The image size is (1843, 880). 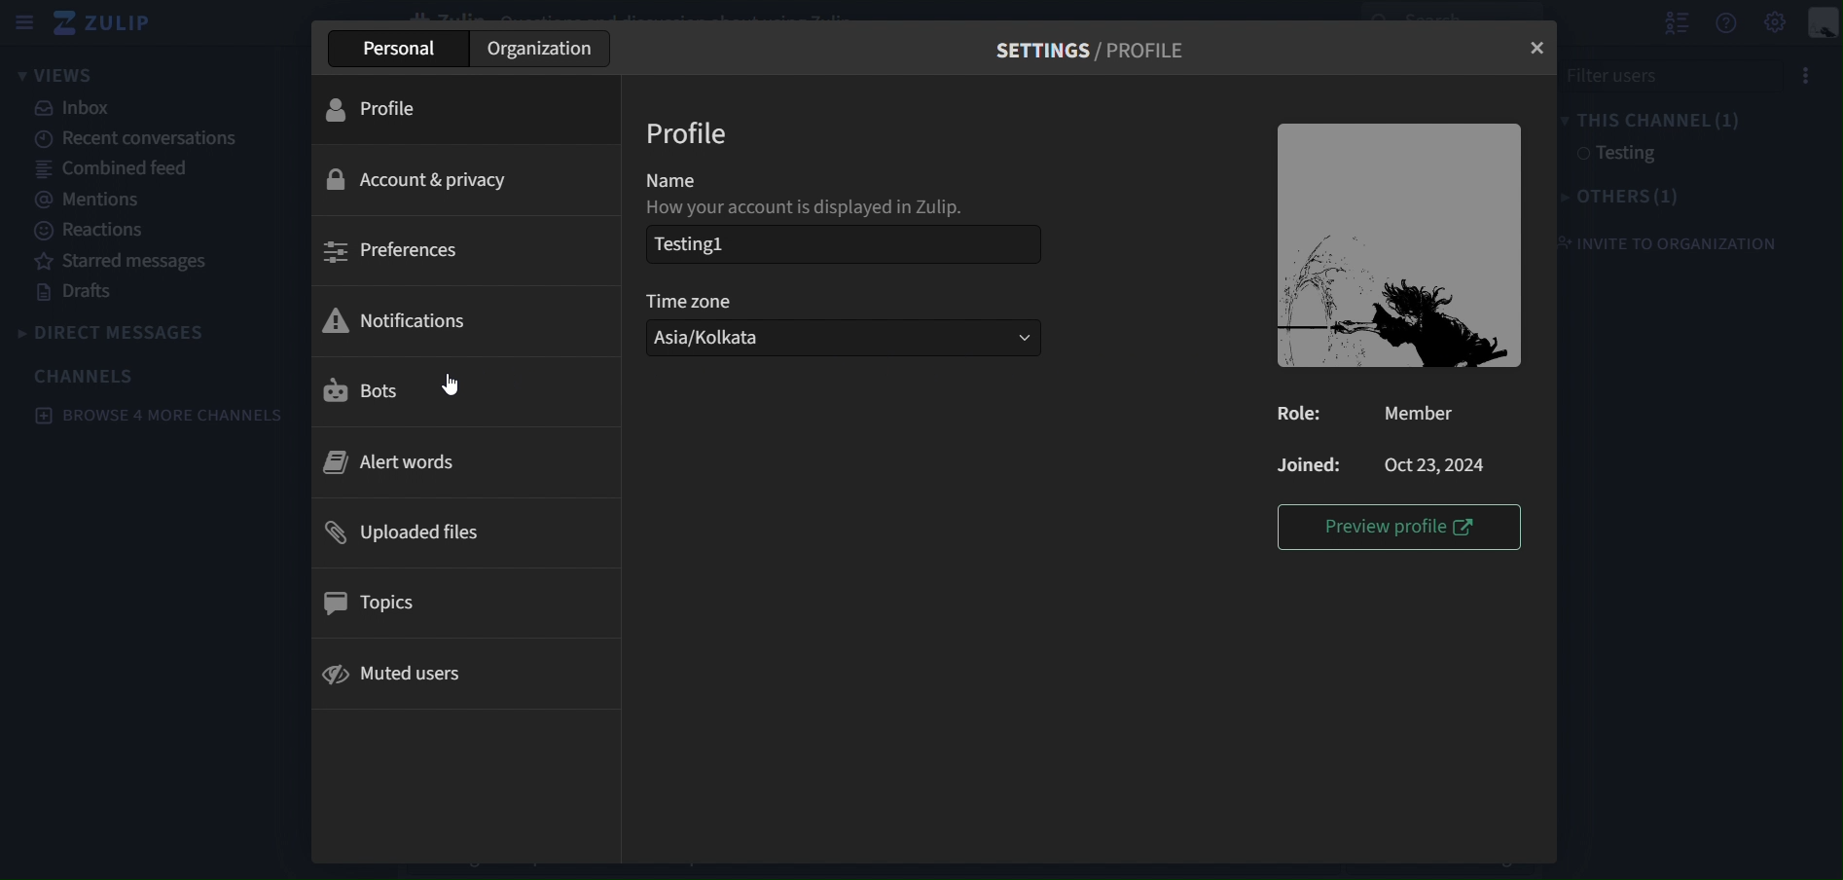 I want to click on starred messages, so click(x=125, y=263).